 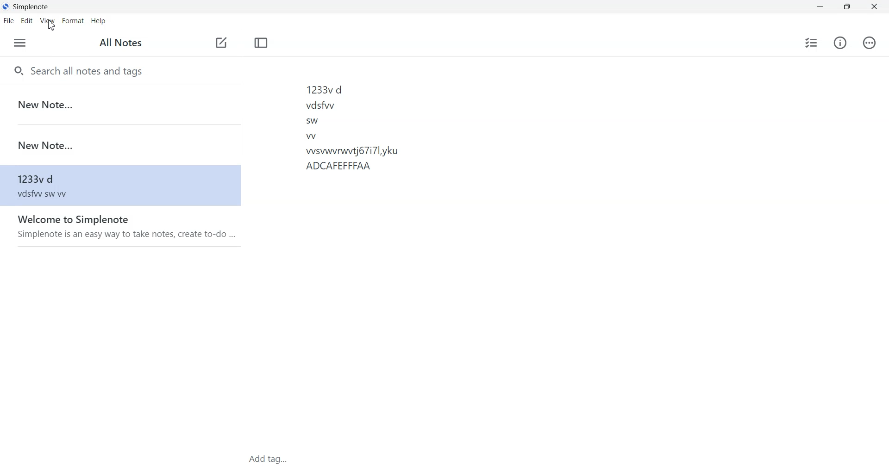 I want to click on Actions, so click(x=868, y=43).